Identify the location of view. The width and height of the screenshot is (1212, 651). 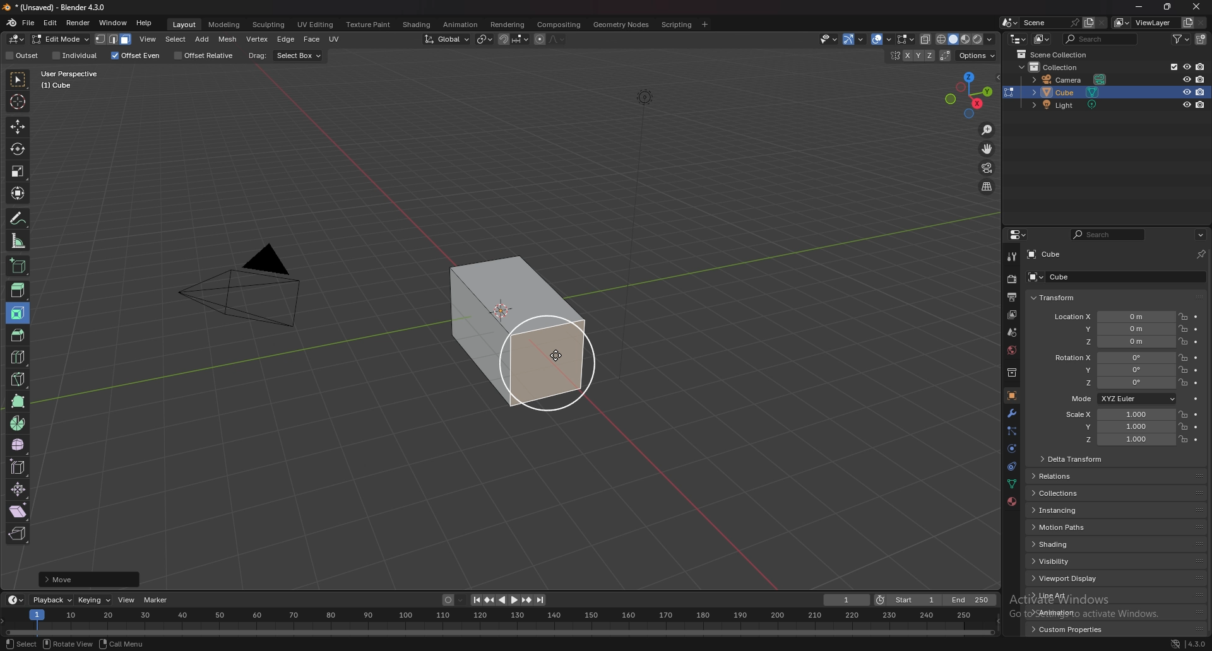
(126, 599).